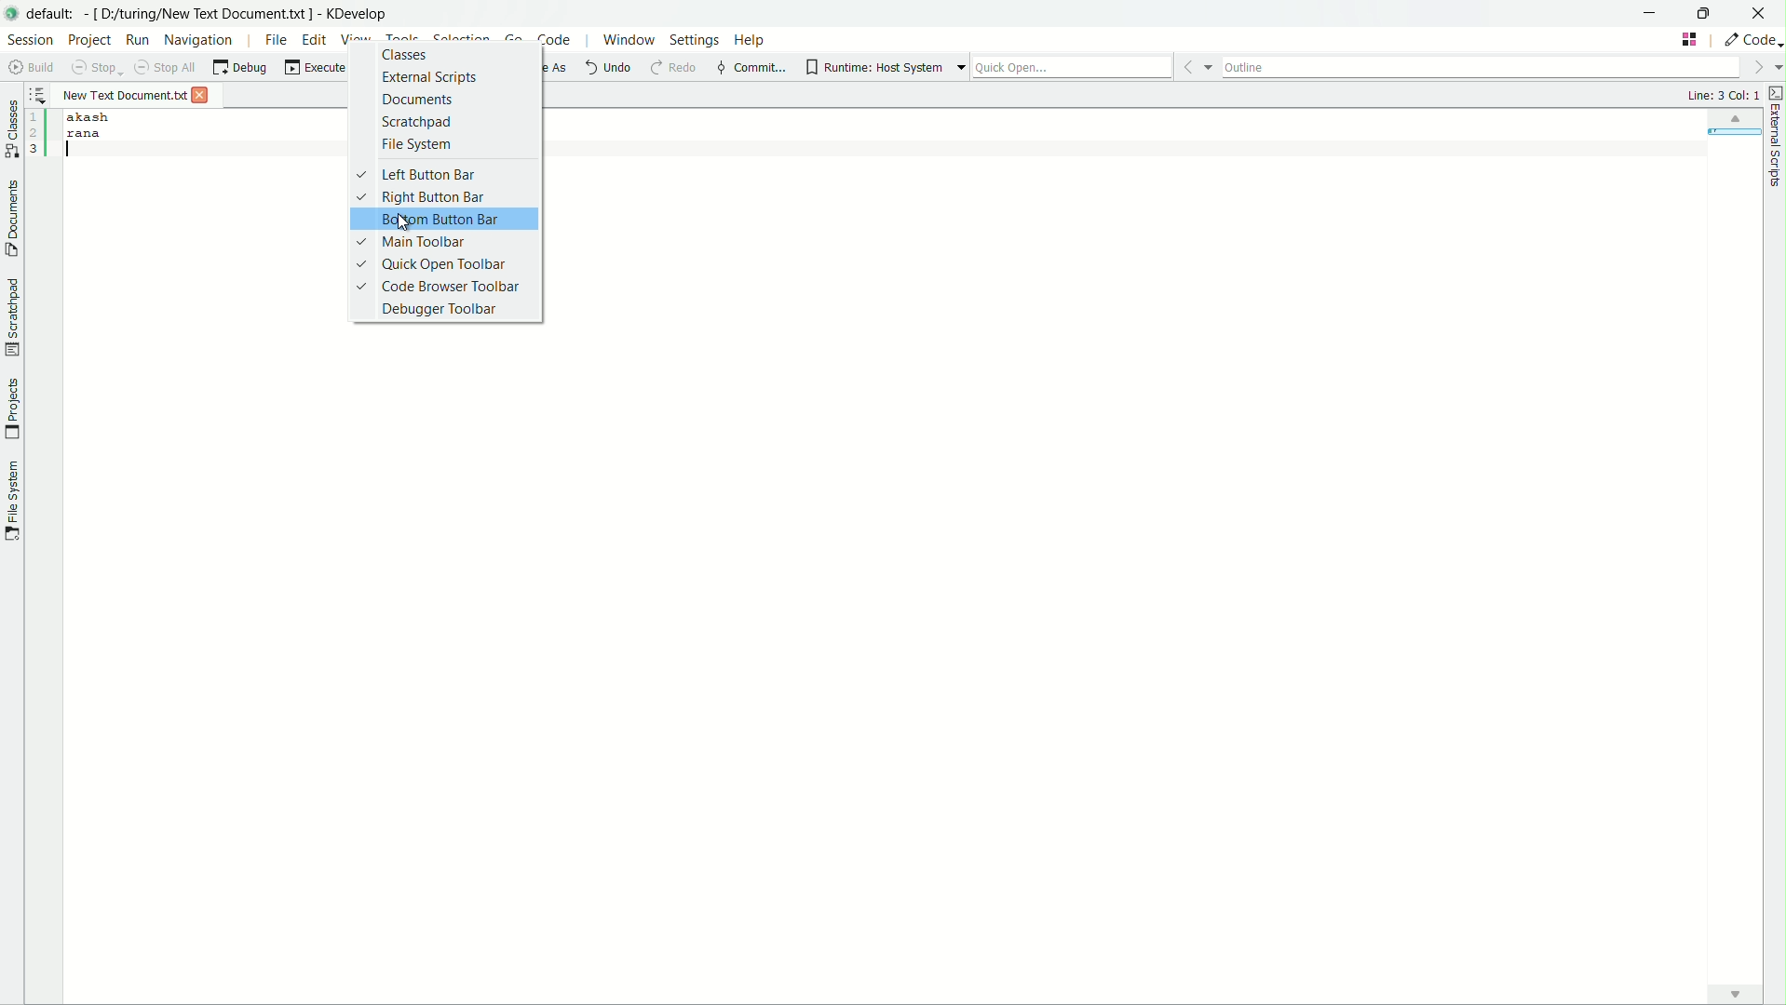  What do you see at coordinates (13, 318) in the screenshot?
I see `toggle scratchpad ` at bounding box center [13, 318].